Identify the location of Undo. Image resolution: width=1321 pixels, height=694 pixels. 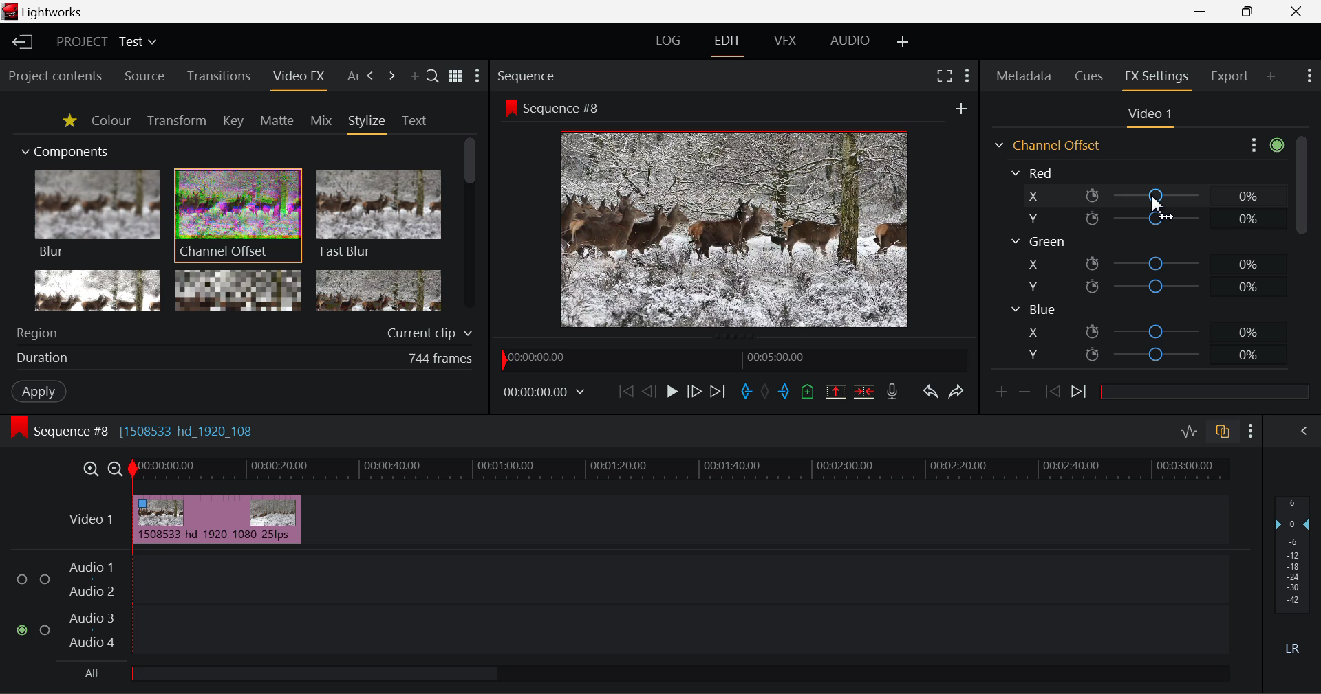
(932, 394).